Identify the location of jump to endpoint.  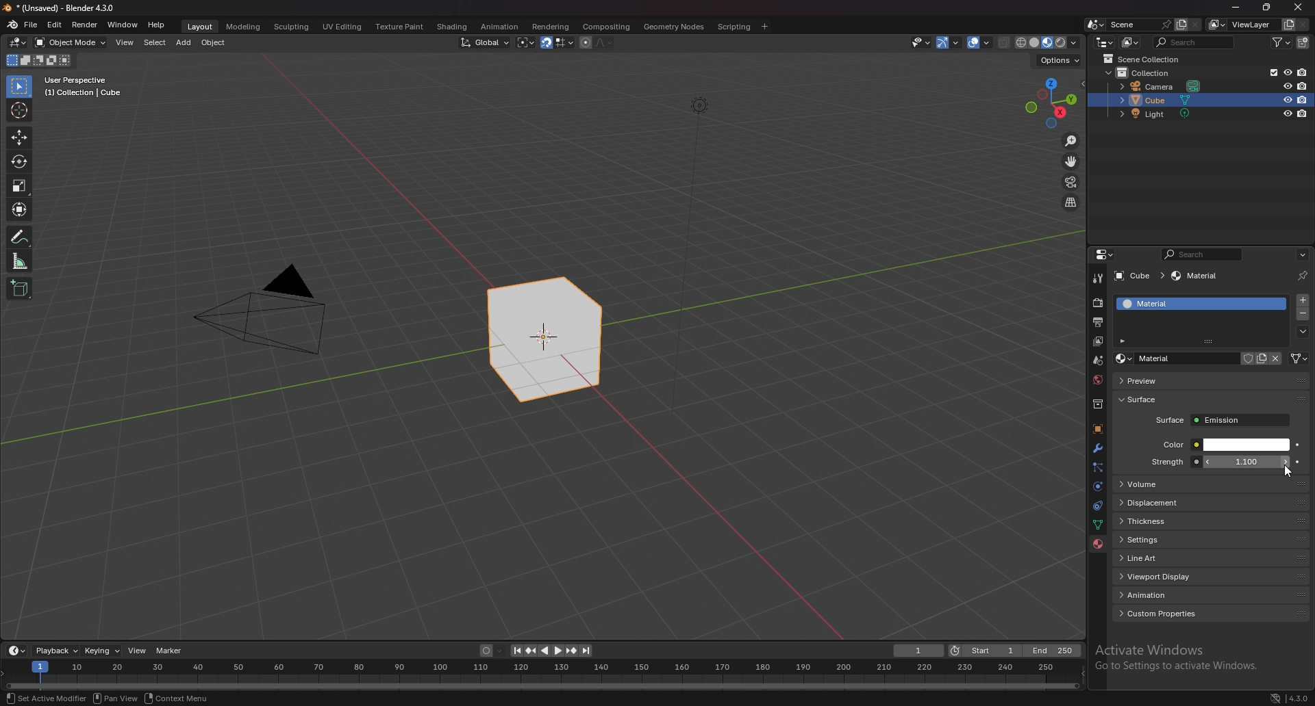
(514, 651).